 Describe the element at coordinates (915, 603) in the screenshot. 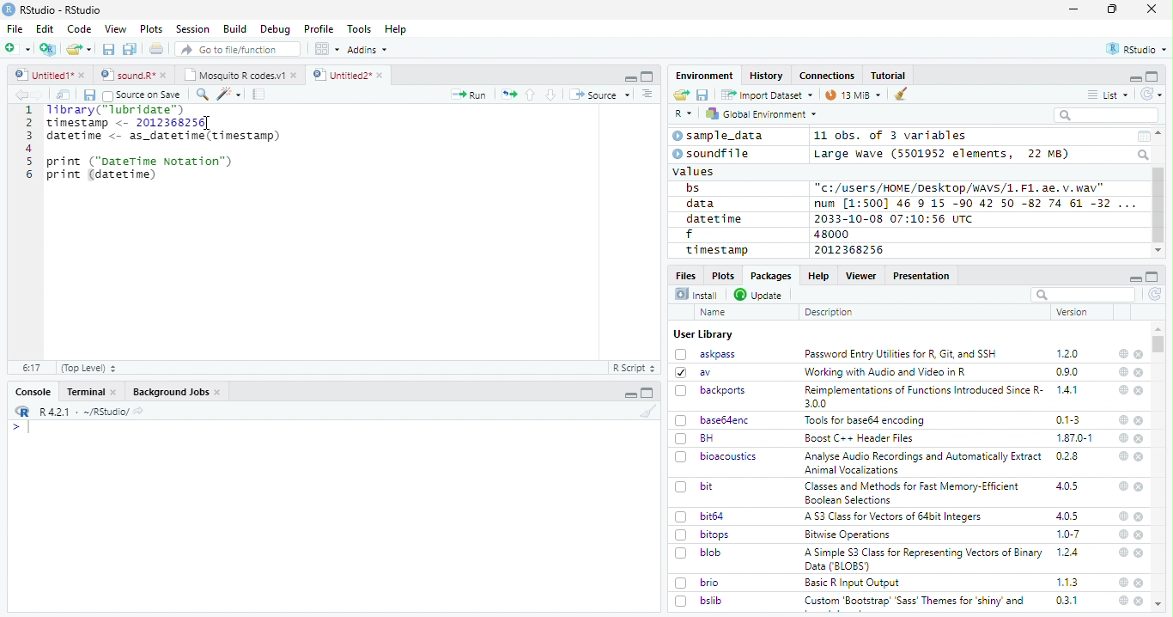

I see `Custom ‘Bootstrap’ ‘Sass’ Themes for ‘shiny’ and` at that location.